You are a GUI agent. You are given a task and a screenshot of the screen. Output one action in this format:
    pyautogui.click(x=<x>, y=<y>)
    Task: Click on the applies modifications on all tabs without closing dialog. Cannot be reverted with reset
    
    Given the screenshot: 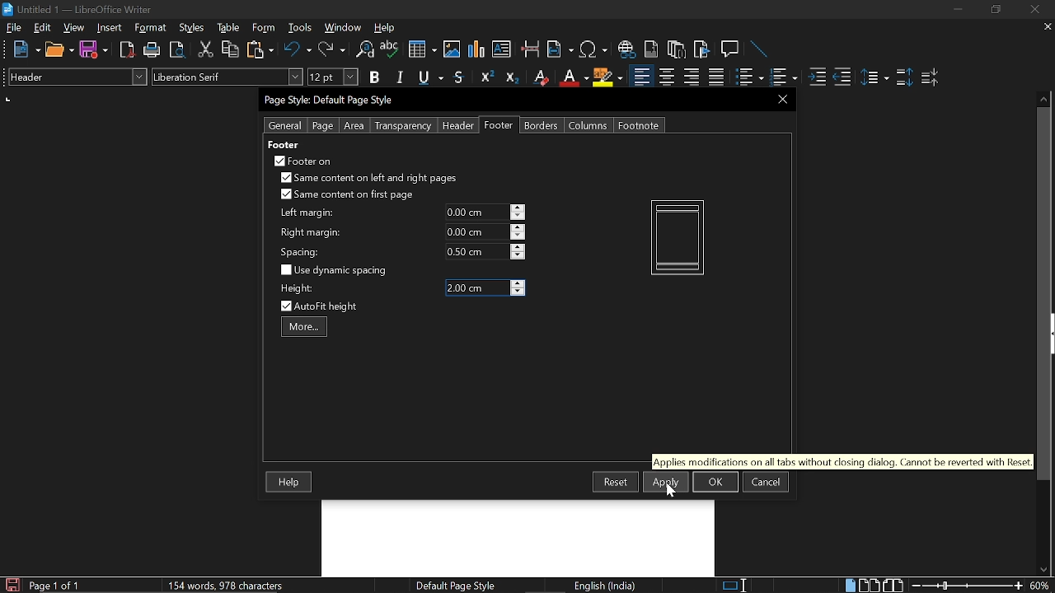 What is the action you would take?
    pyautogui.click(x=842, y=461)
    